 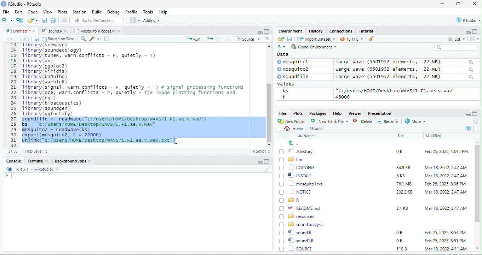 I want to click on Apr 26, 2022, 1:00 PM, so click(x=446, y=249).